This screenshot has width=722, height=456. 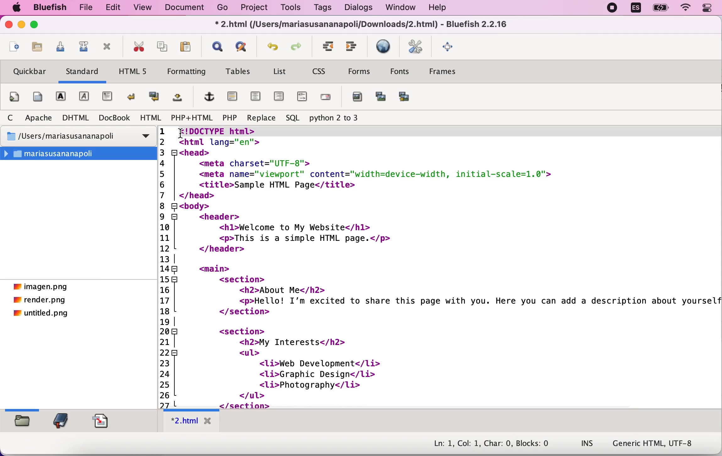 What do you see at coordinates (654, 444) in the screenshot?
I see `generic html, UTF-8` at bounding box center [654, 444].